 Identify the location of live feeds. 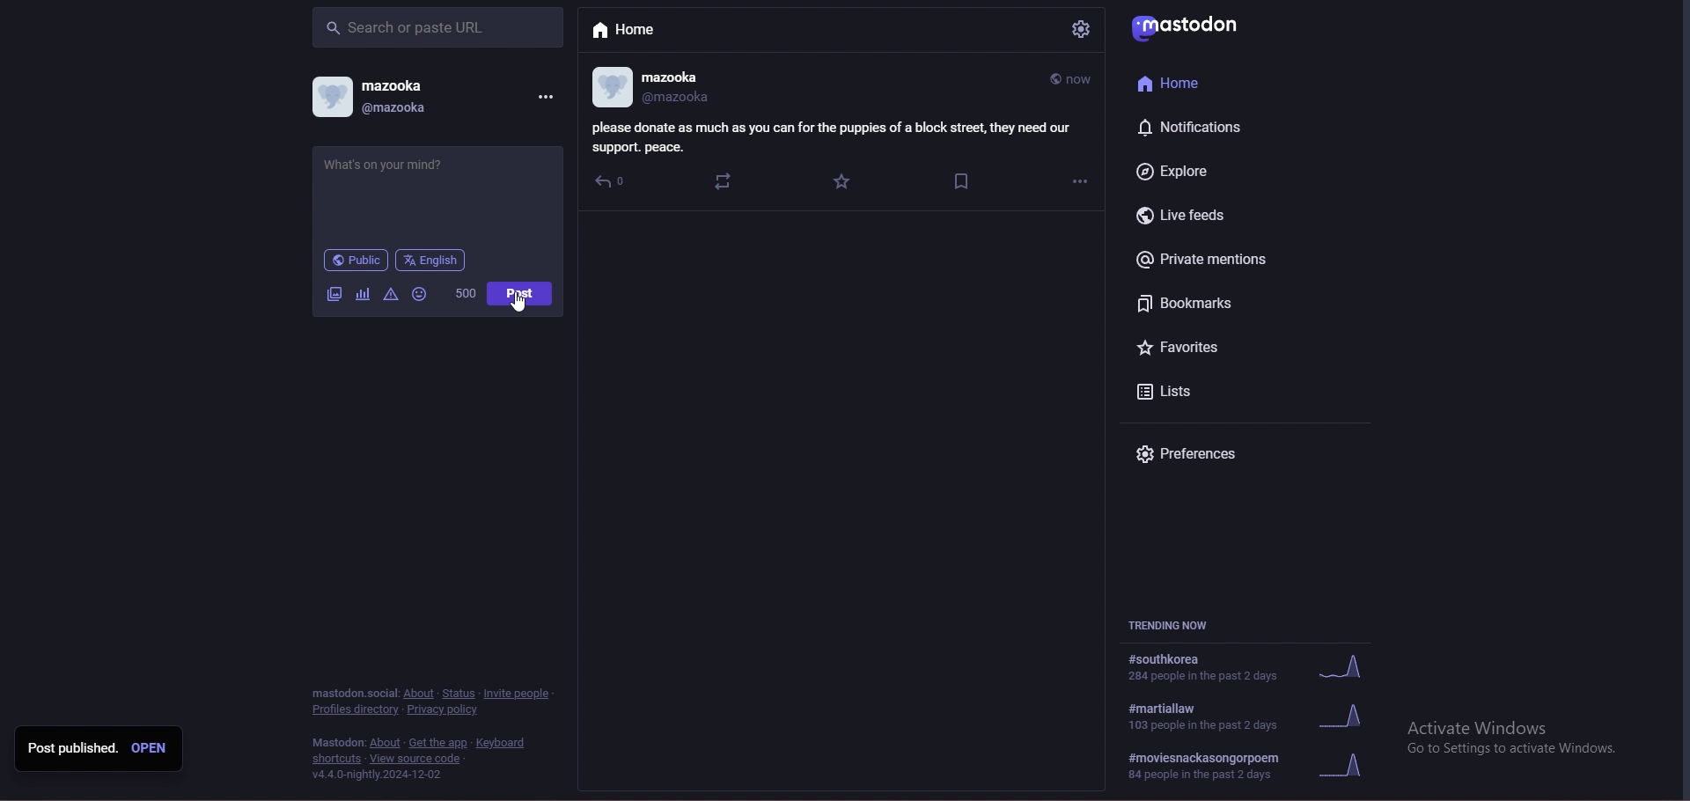
(1231, 216).